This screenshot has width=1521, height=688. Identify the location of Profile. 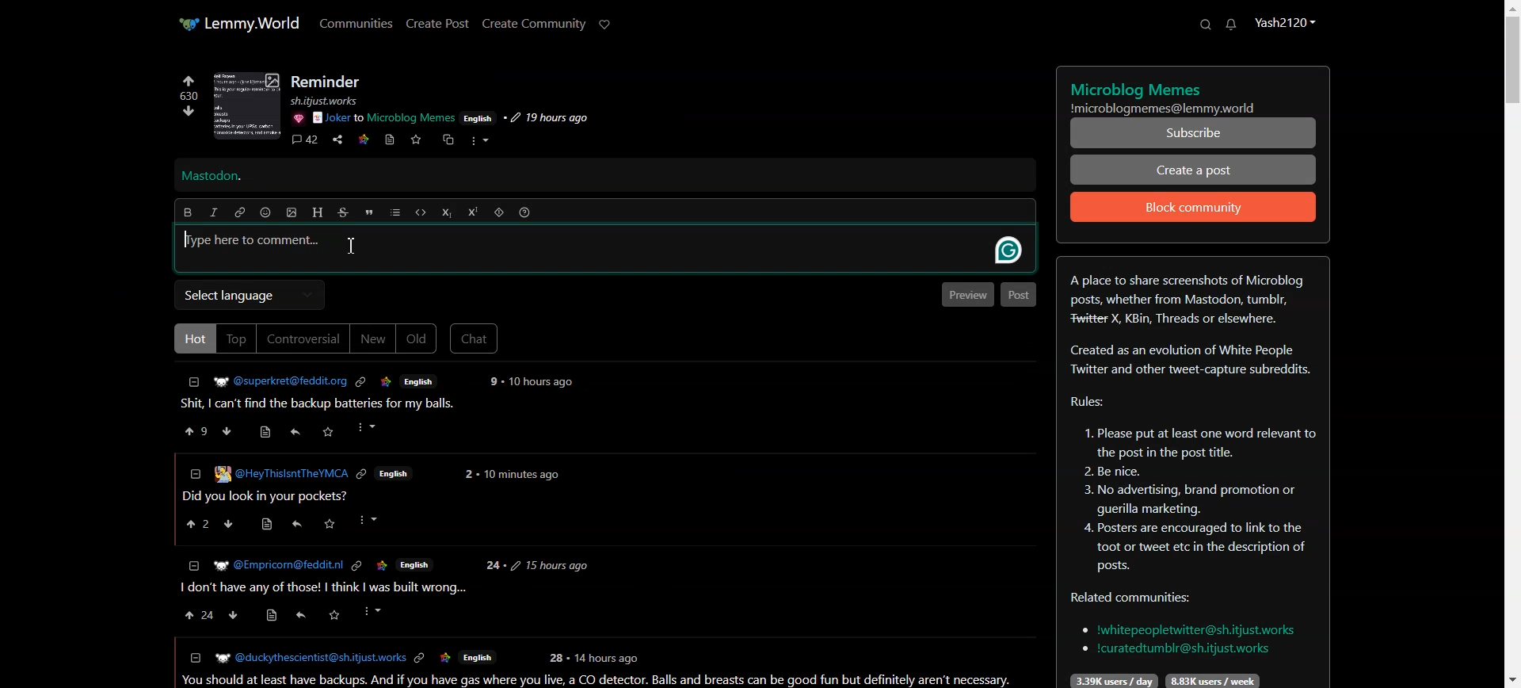
(1284, 21).